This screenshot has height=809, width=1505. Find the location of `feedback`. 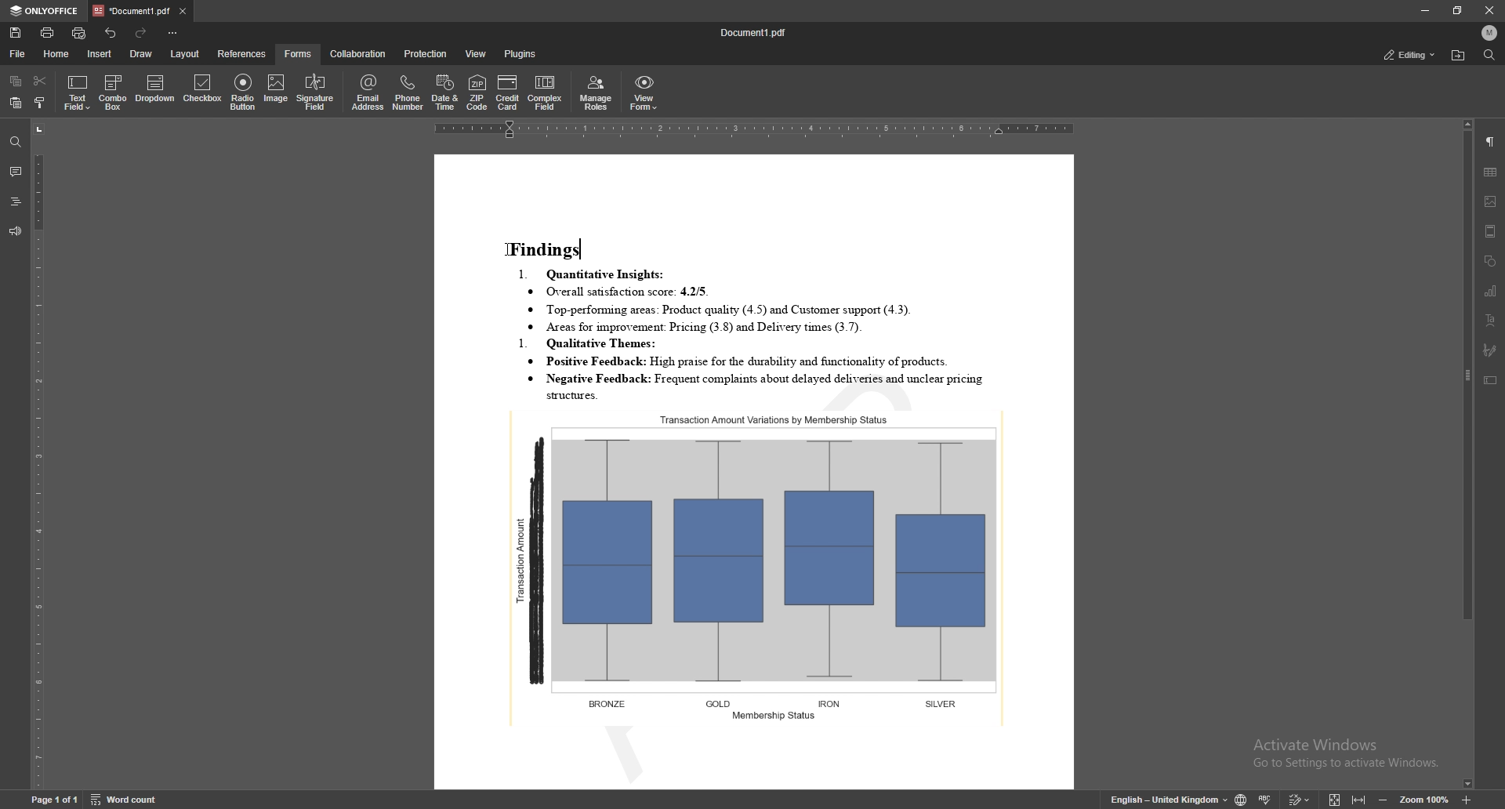

feedback is located at coordinates (13, 232).